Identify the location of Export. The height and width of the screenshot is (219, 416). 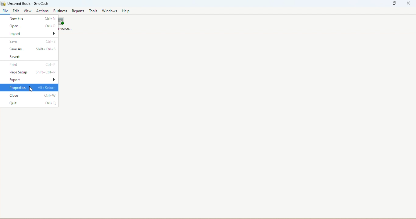
(29, 79).